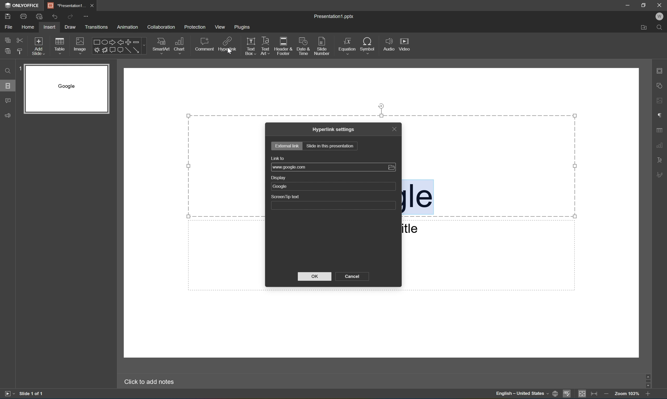  Describe the element at coordinates (7, 40) in the screenshot. I see `Copy` at that location.